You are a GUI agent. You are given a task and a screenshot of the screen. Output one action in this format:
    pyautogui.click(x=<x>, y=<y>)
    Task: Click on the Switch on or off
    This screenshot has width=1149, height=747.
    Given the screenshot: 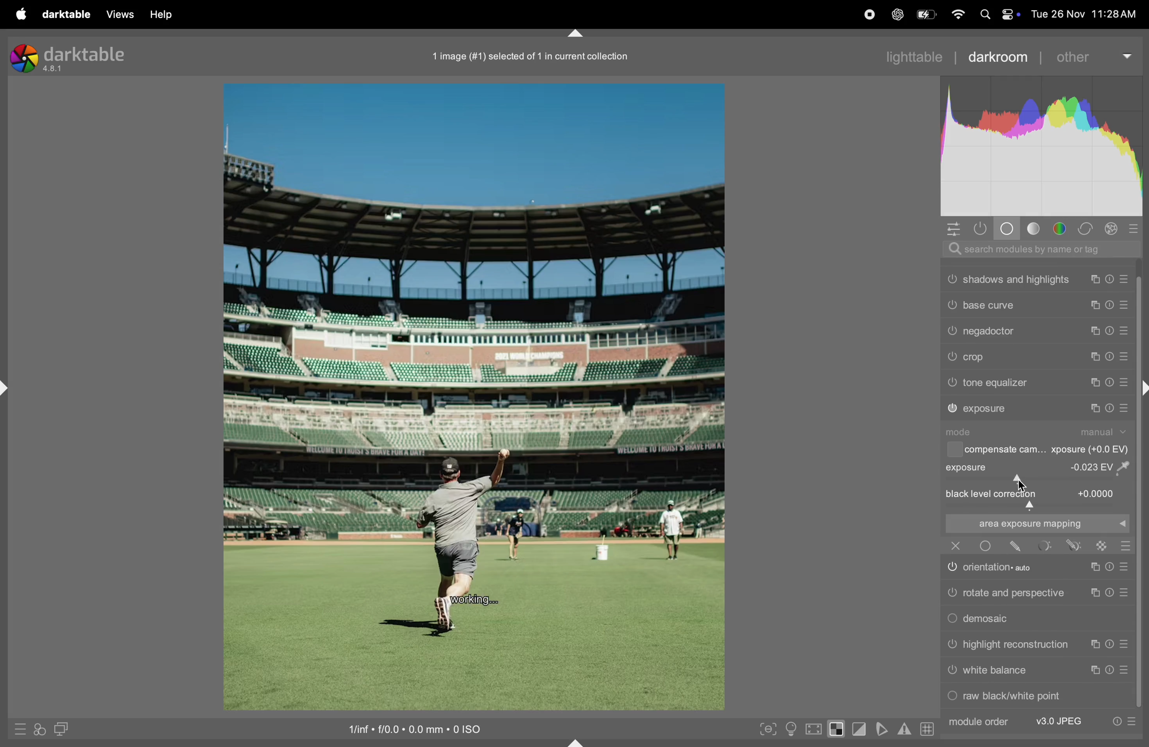 What is the action you would take?
    pyautogui.click(x=952, y=697)
    